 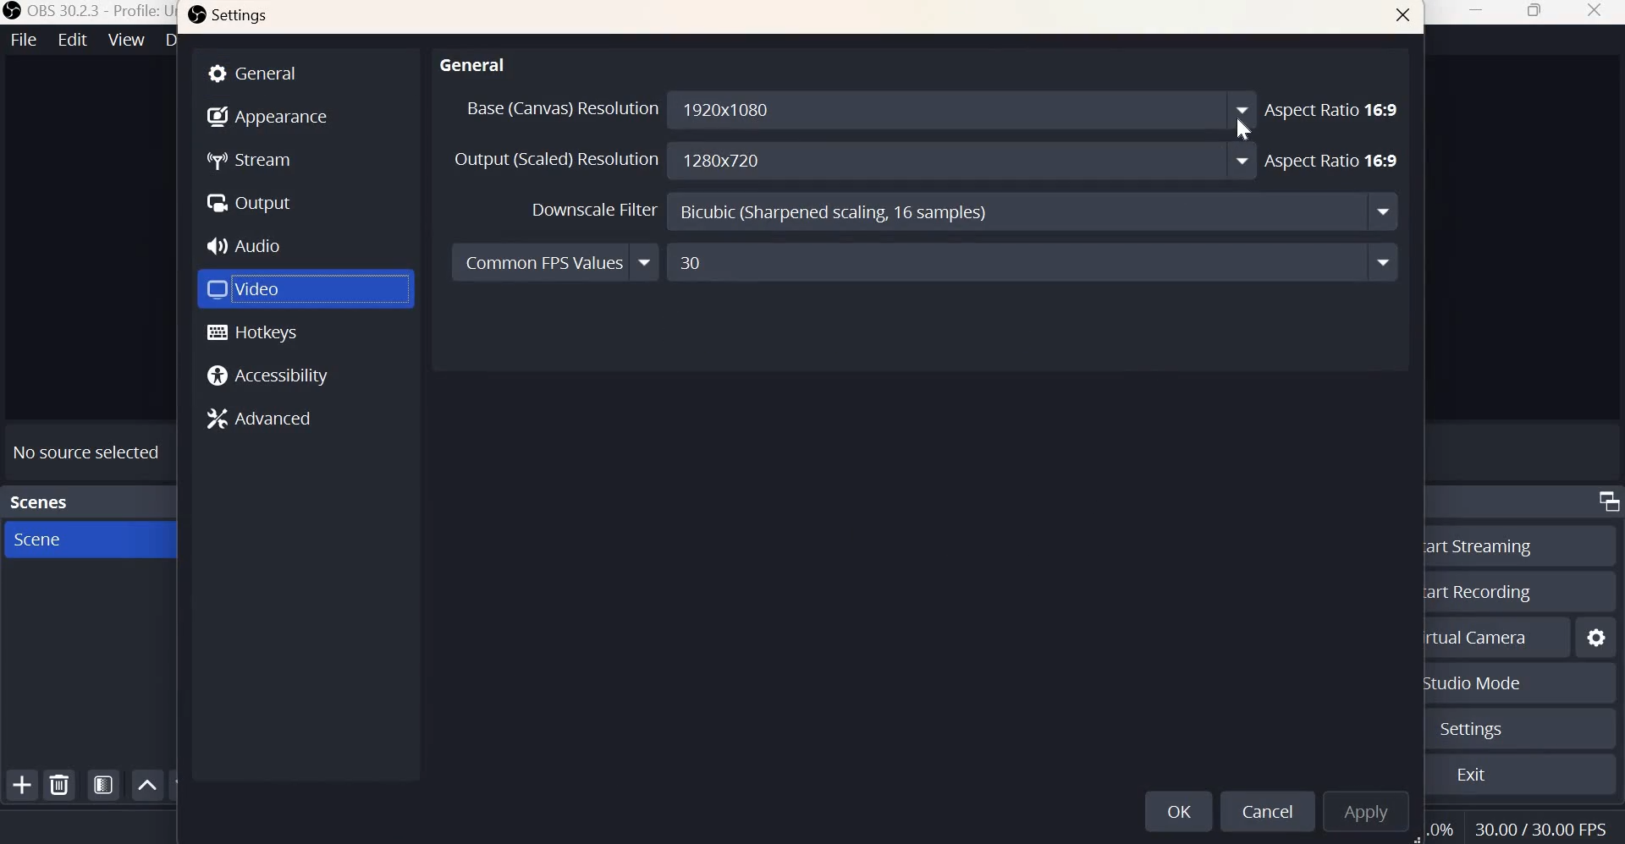 I want to click on 1920*1080, so click(x=742, y=109).